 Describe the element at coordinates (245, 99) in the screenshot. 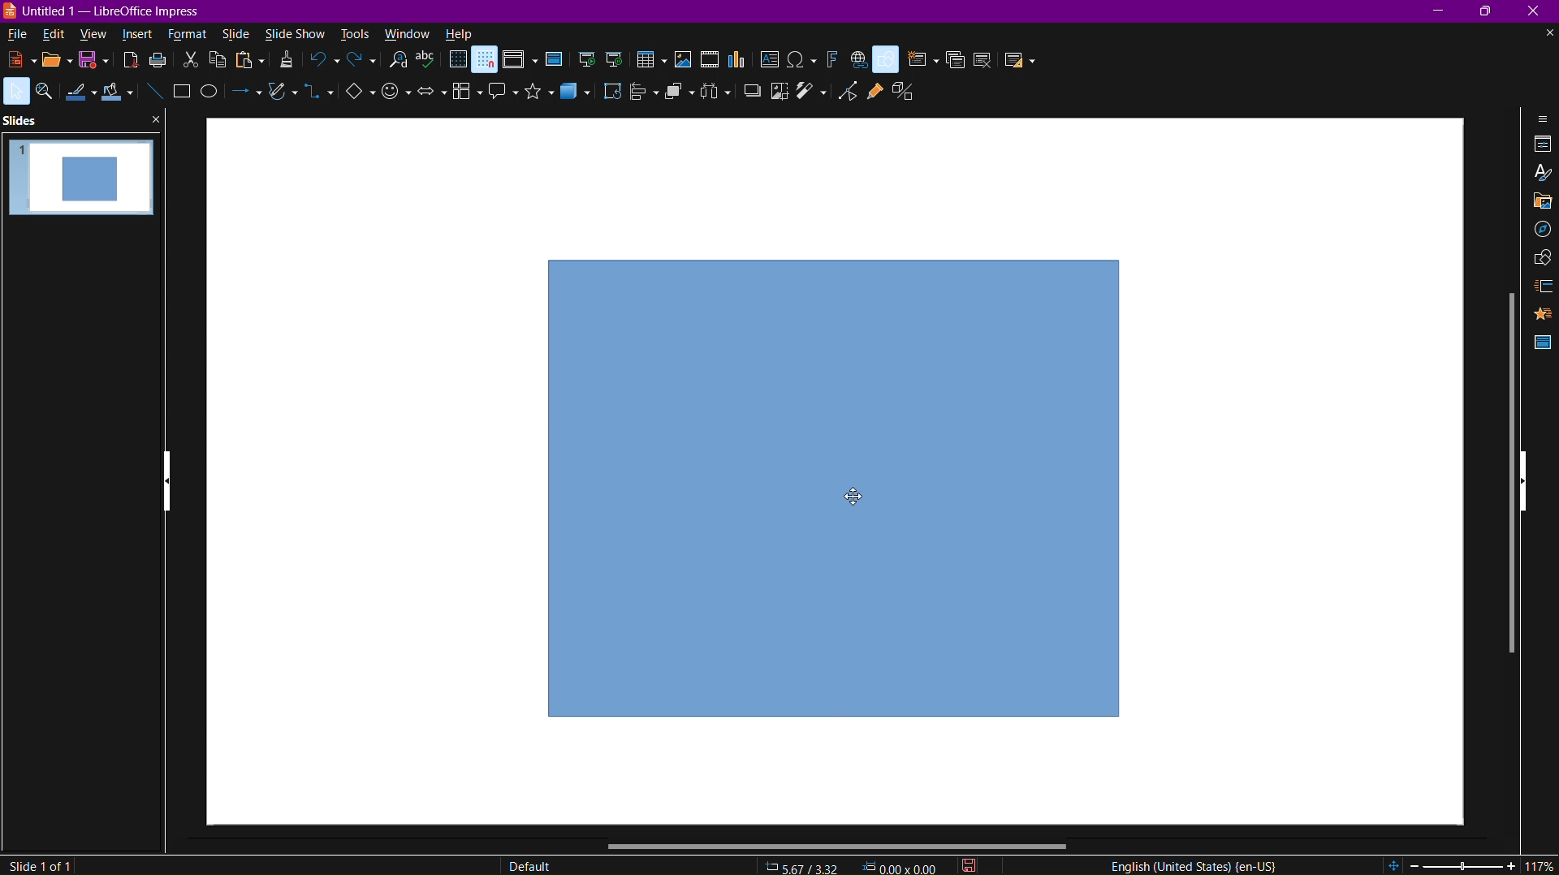

I see `Lines and Arrows` at that location.